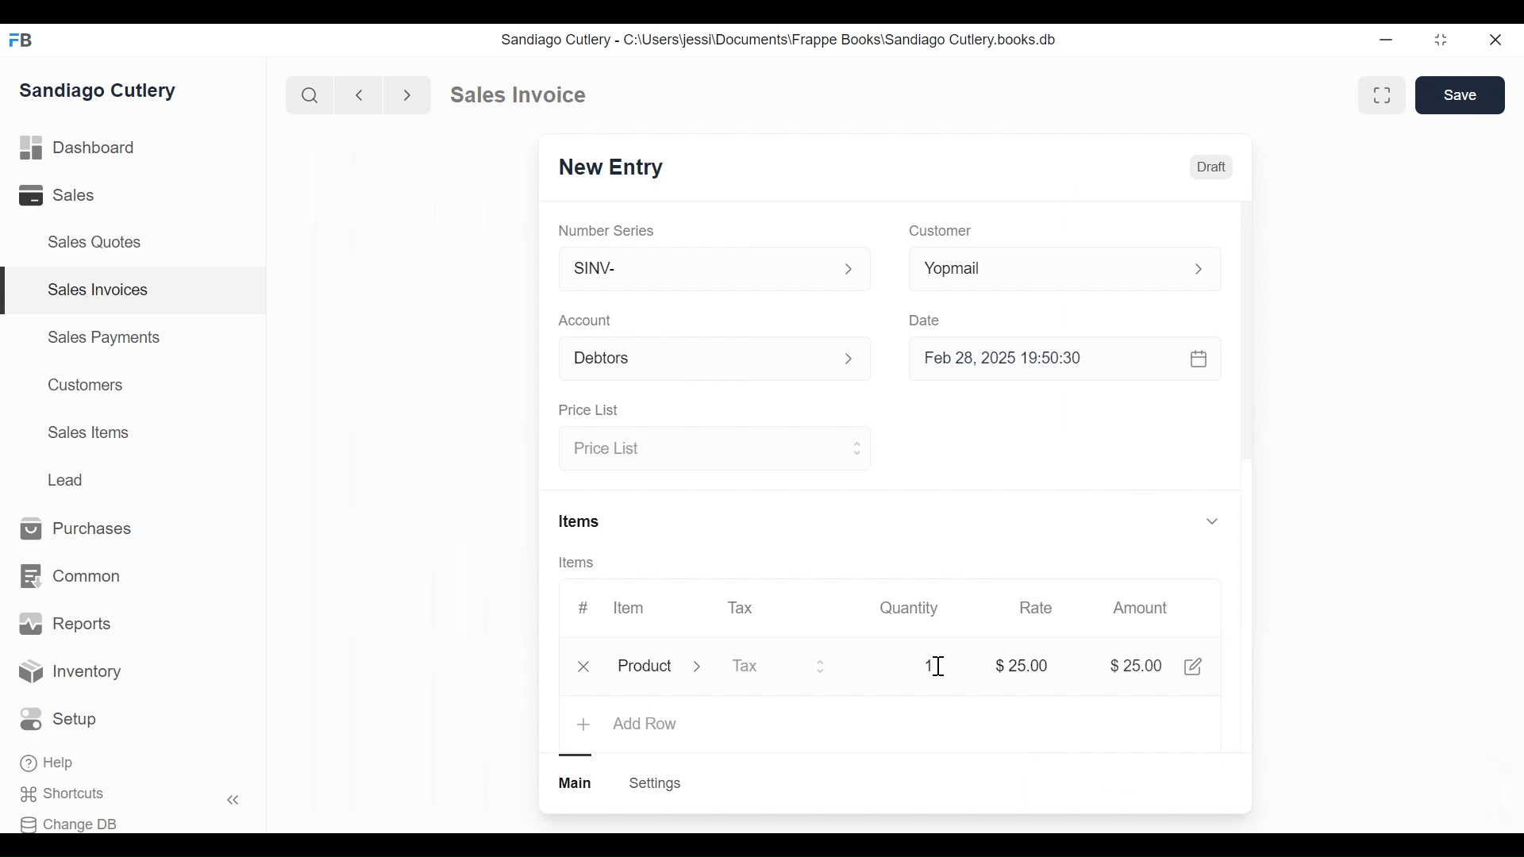 This screenshot has width=1524, height=857. What do you see at coordinates (1210, 167) in the screenshot?
I see `Draft` at bounding box center [1210, 167].